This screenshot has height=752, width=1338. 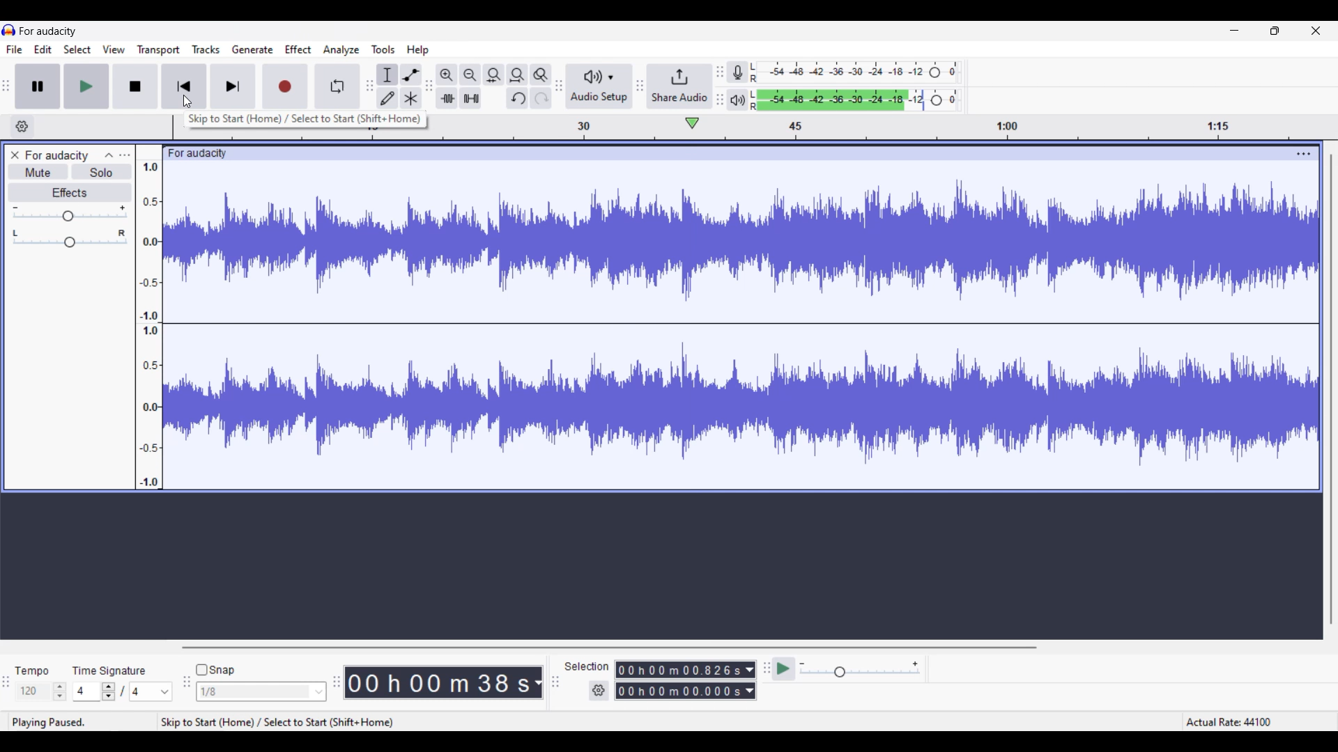 What do you see at coordinates (135, 86) in the screenshot?
I see `Stop` at bounding box center [135, 86].